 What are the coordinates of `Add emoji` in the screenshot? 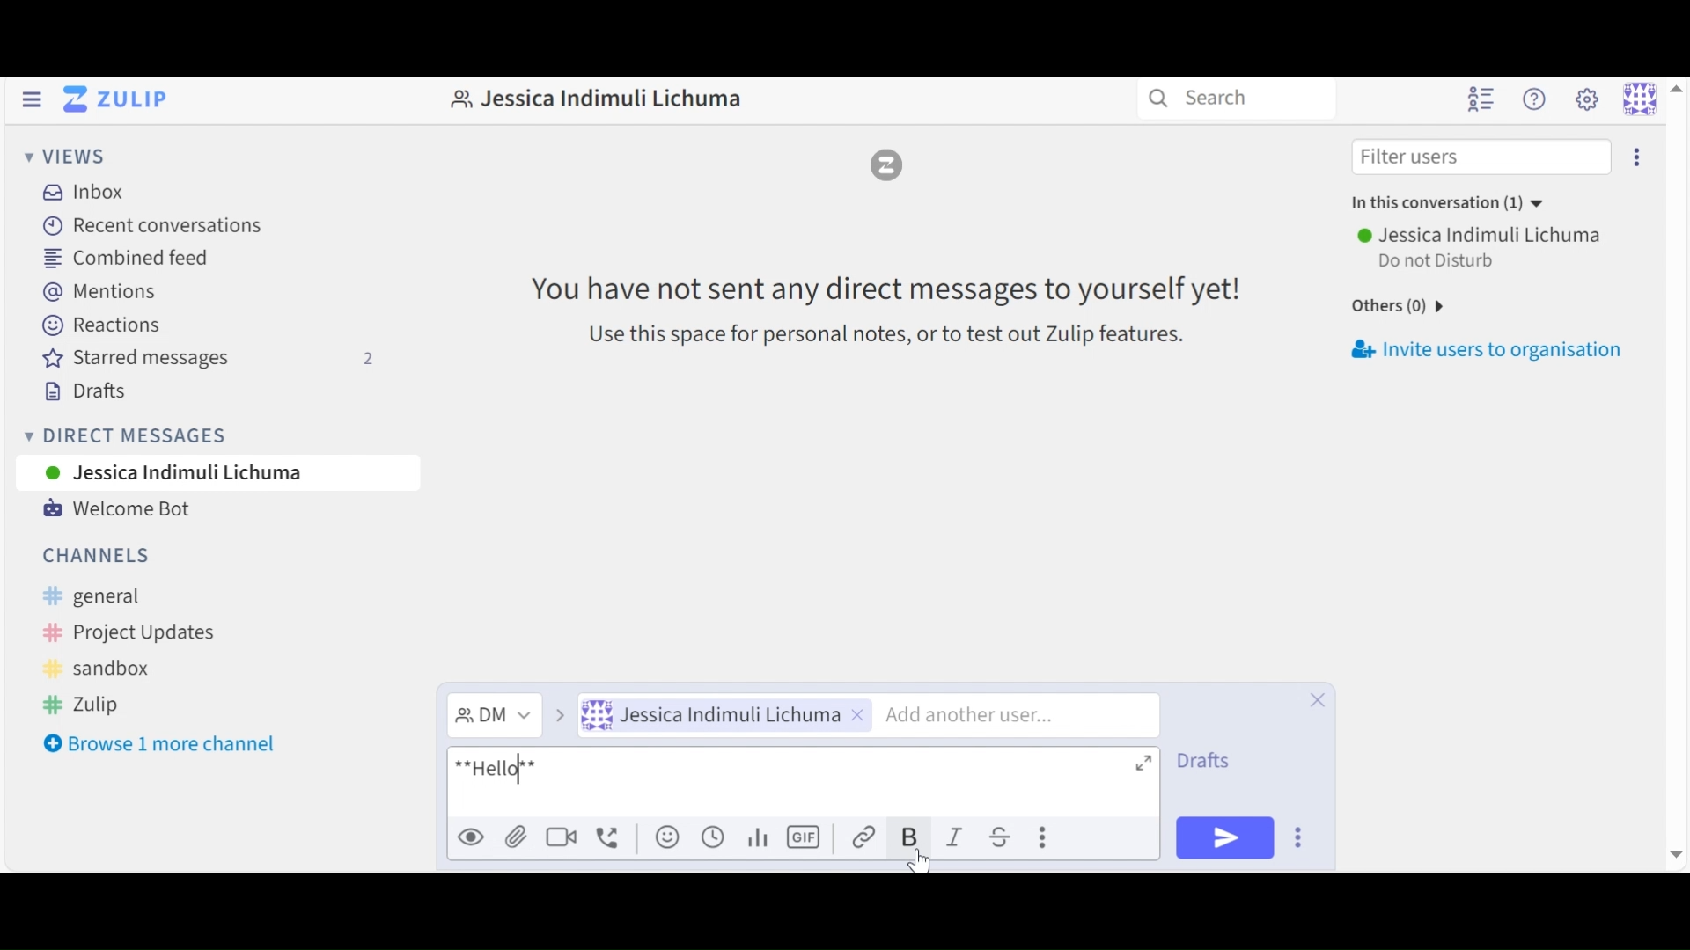 It's located at (665, 837).